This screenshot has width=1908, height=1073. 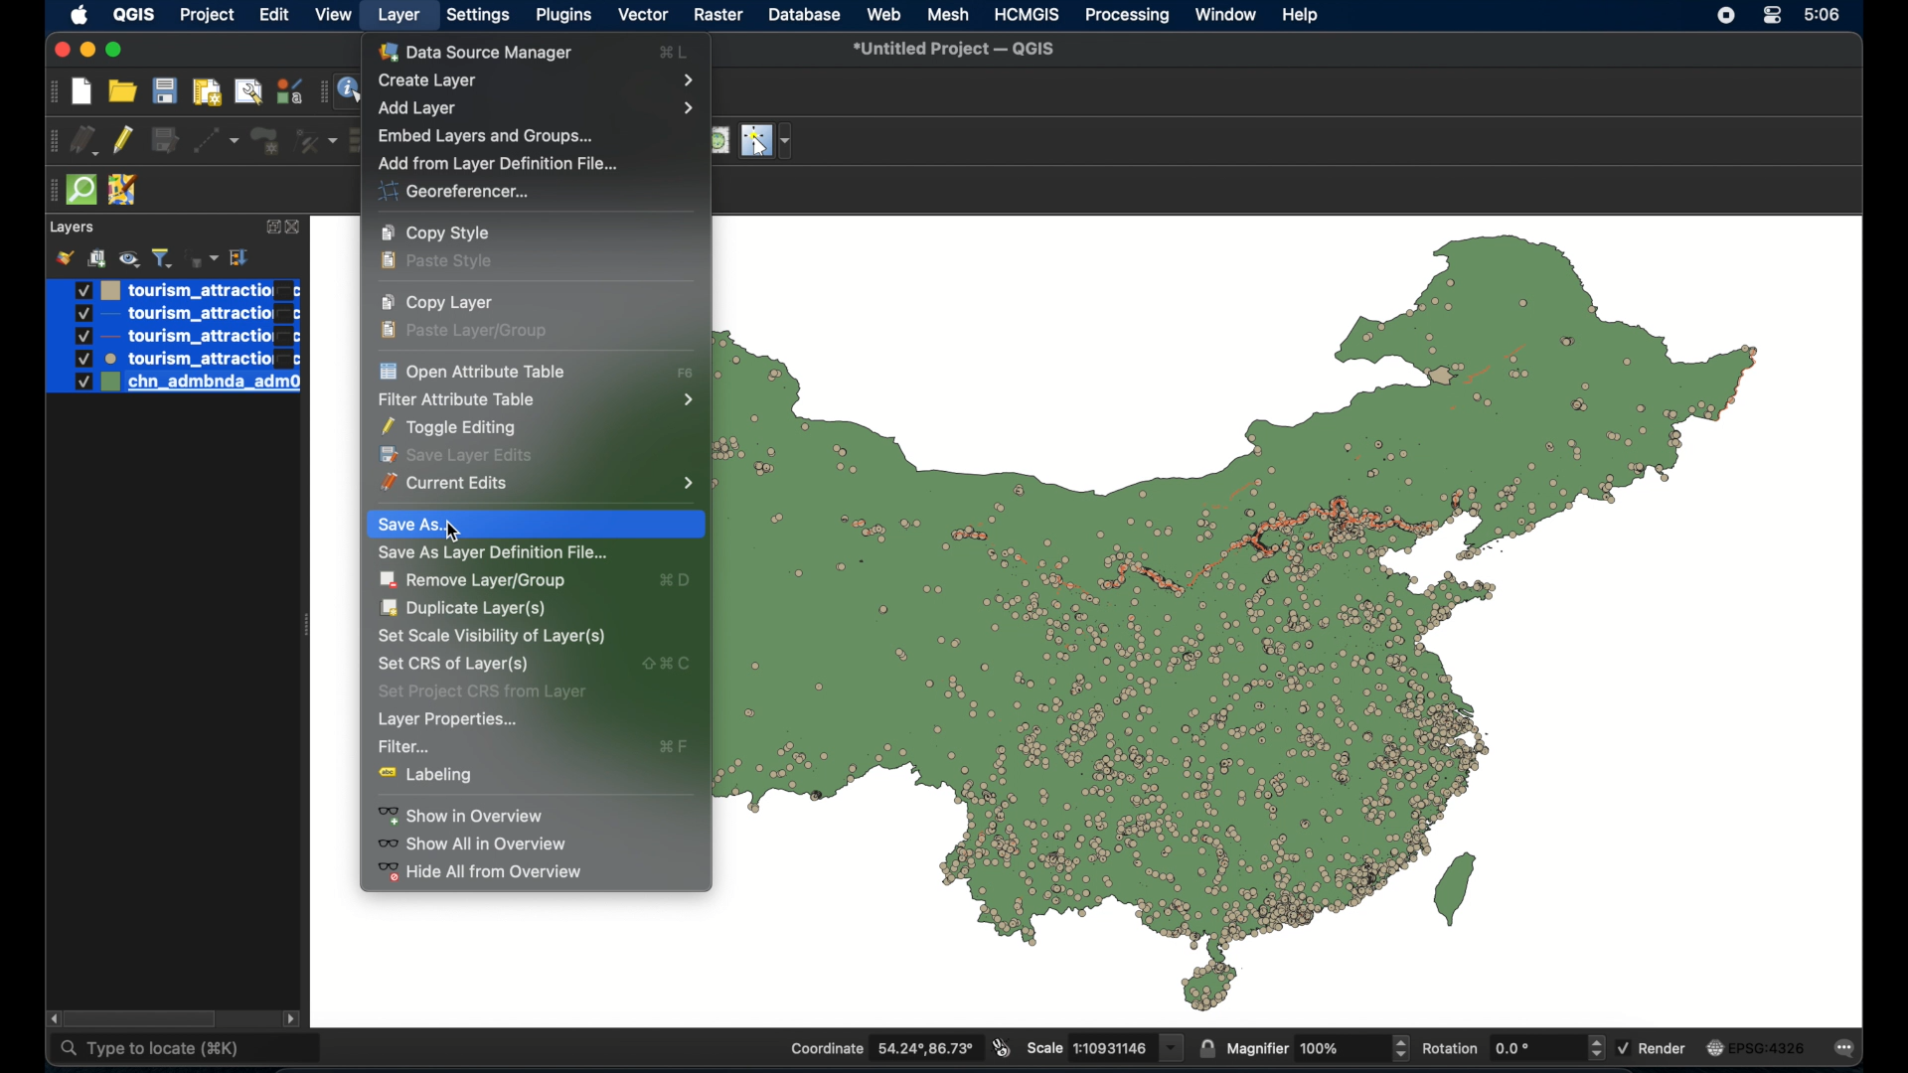 I want to click on open attribute table shortcut, so click(x=685, y=374).